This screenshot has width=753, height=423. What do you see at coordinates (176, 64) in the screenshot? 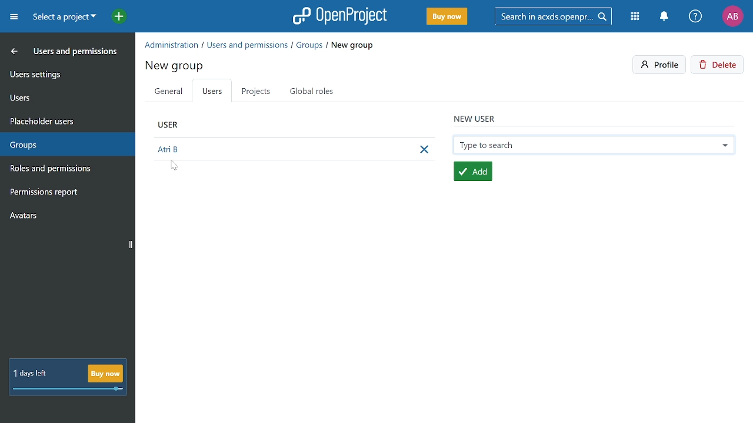
I see `new group` at bounding box center [176, 64].